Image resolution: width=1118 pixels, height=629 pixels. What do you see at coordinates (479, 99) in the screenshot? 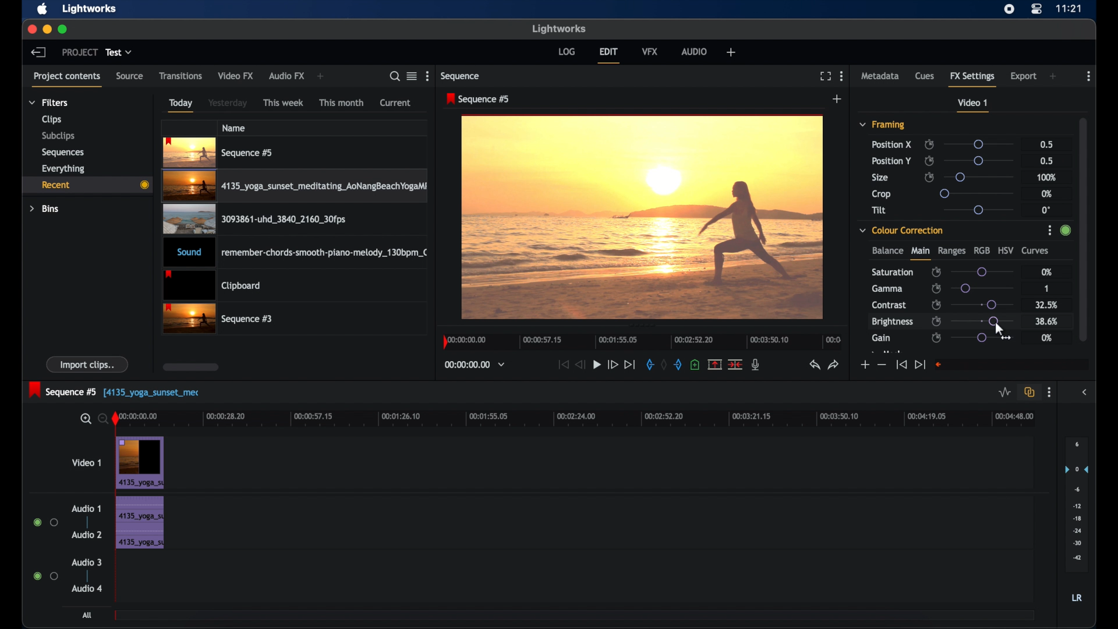
I see `sequence` at bounding box center [479, 99].